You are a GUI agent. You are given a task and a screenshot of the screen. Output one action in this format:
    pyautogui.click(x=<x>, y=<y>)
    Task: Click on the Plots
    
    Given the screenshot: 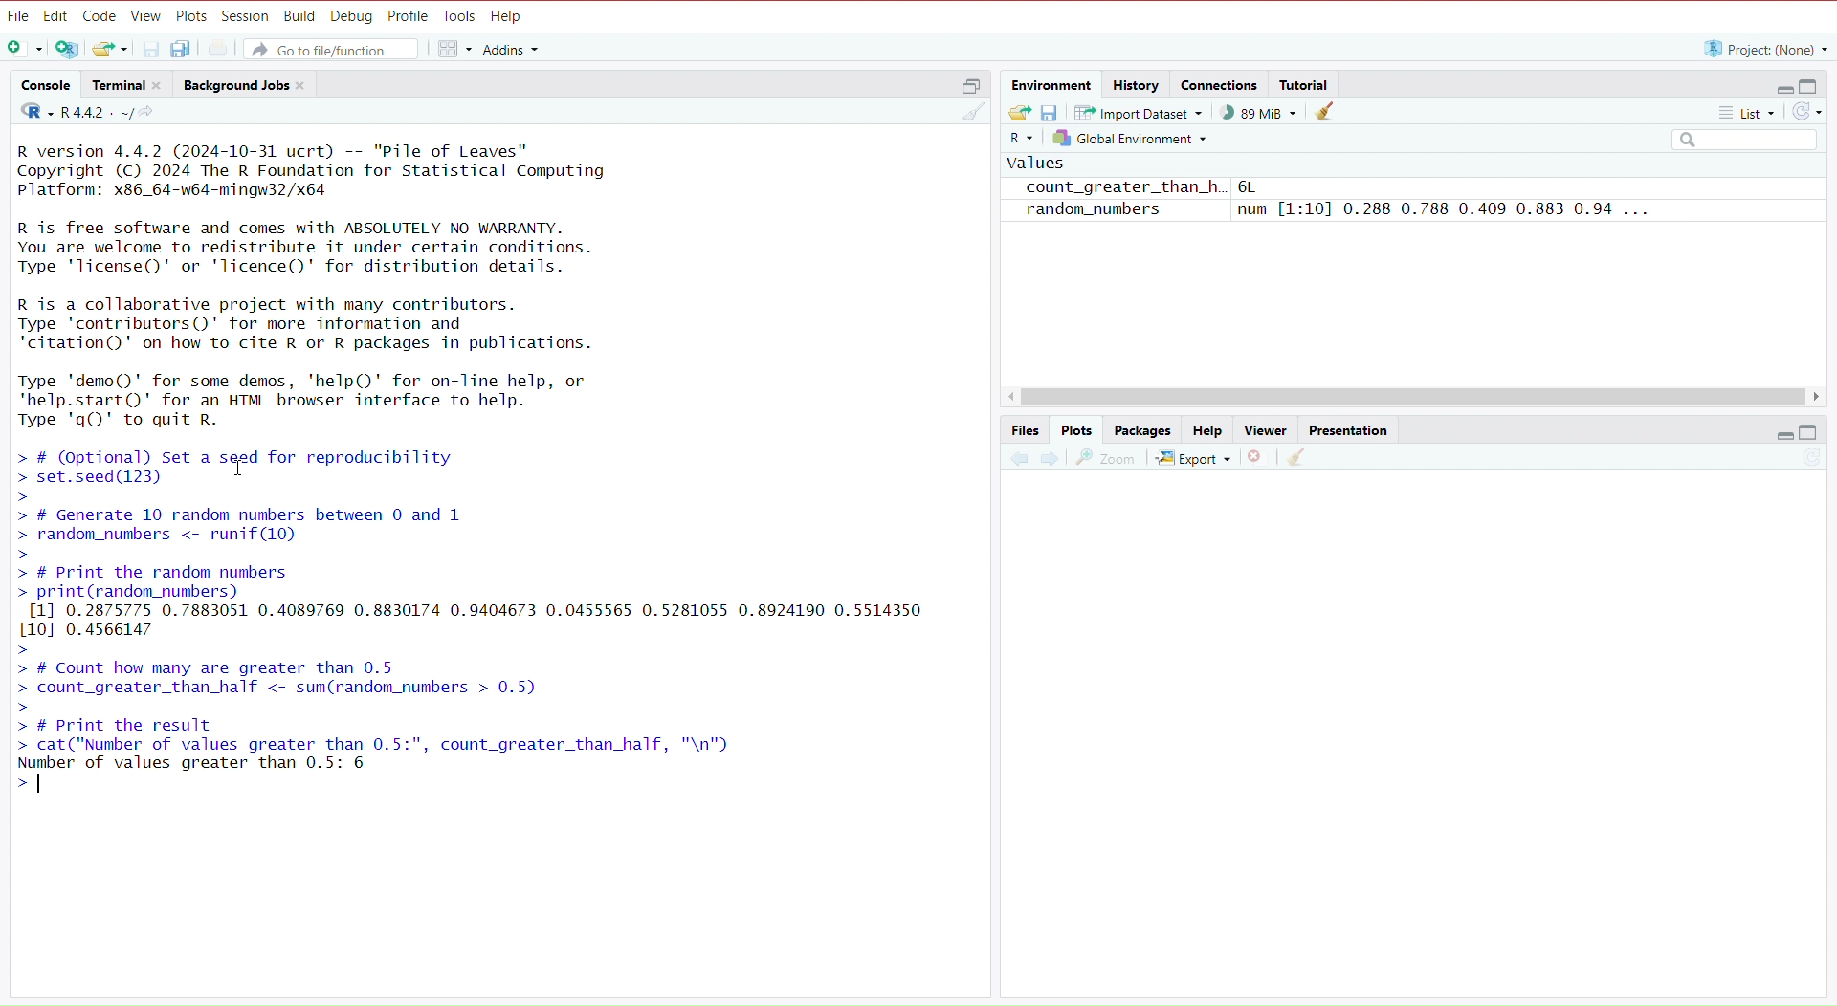 What is the action you would take?
    pyautogui.click(x=1076, y=429)
    